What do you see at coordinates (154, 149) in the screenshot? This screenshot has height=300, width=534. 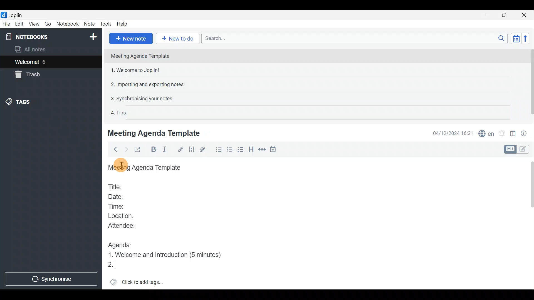 I see `Bold` at bounding box center [154, 149].